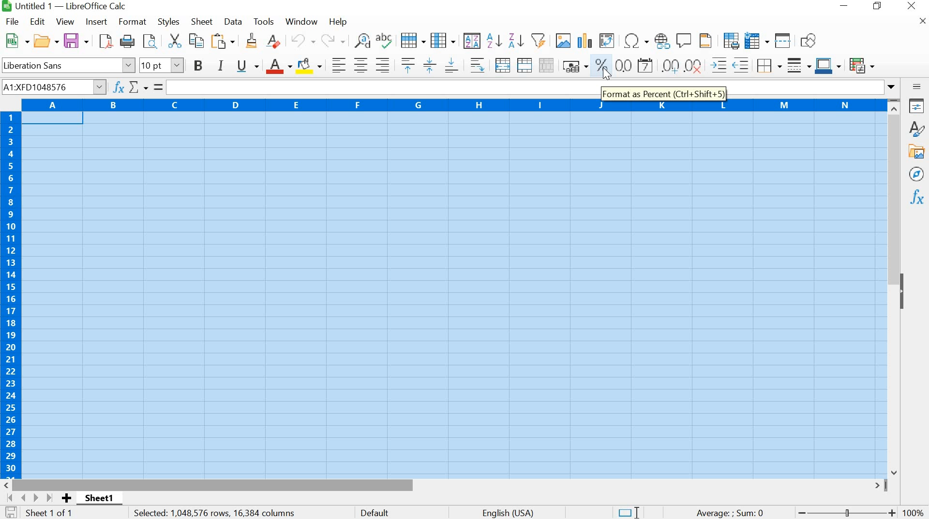 The image size is (929, 519). I want to click on Insert chart, so click(584, 41).